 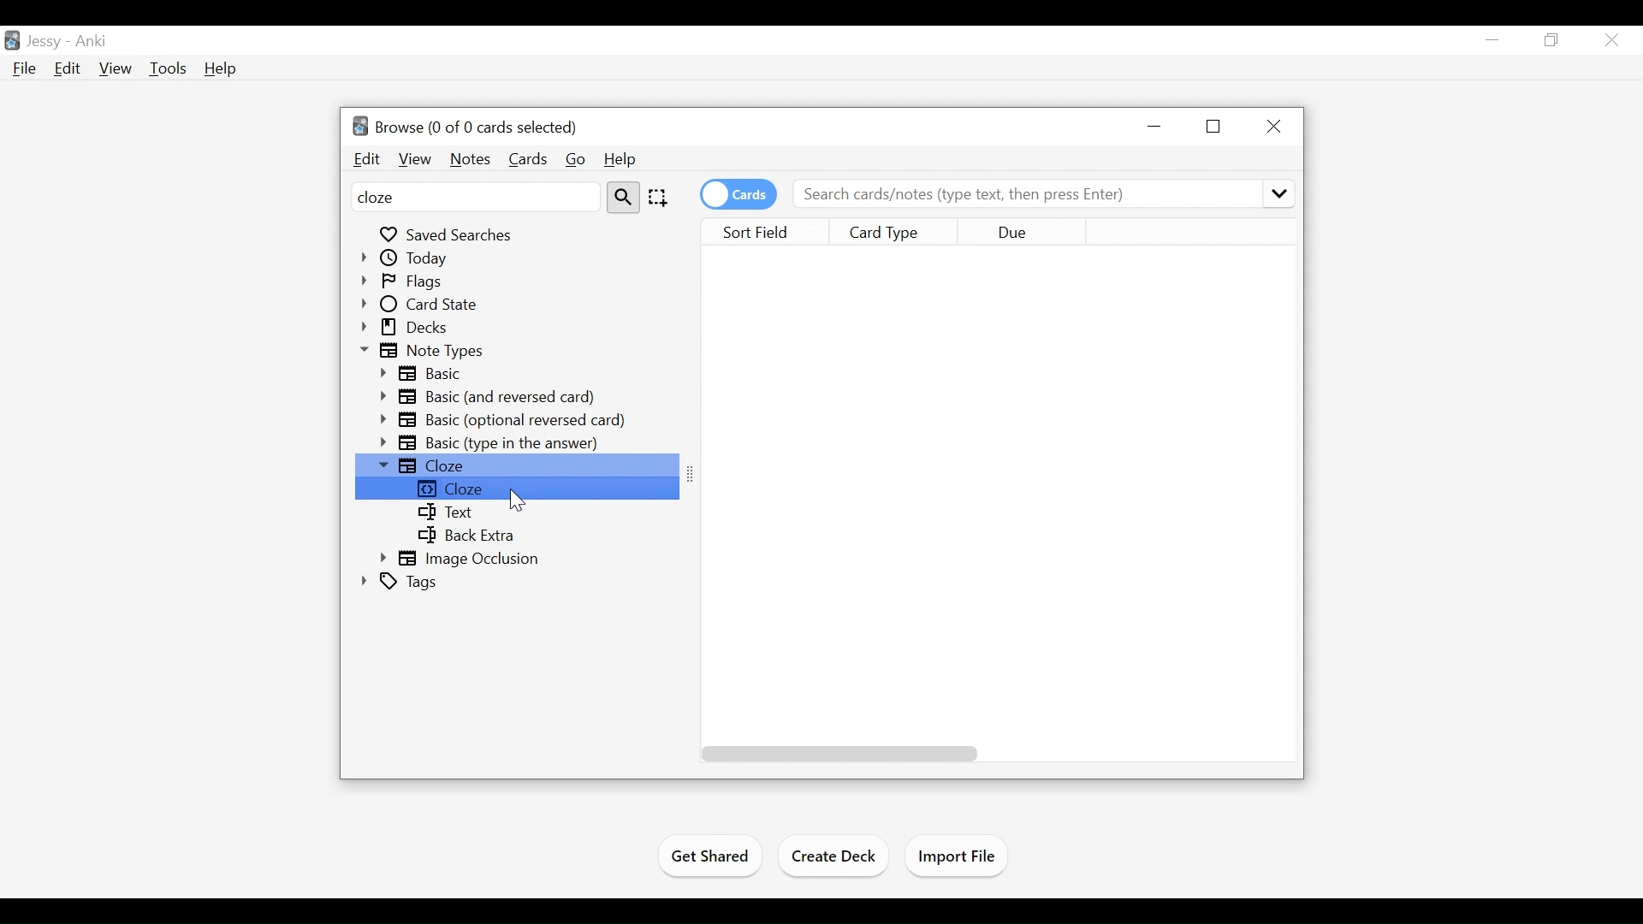 I want to click on Today, so click(x=407, y=258).